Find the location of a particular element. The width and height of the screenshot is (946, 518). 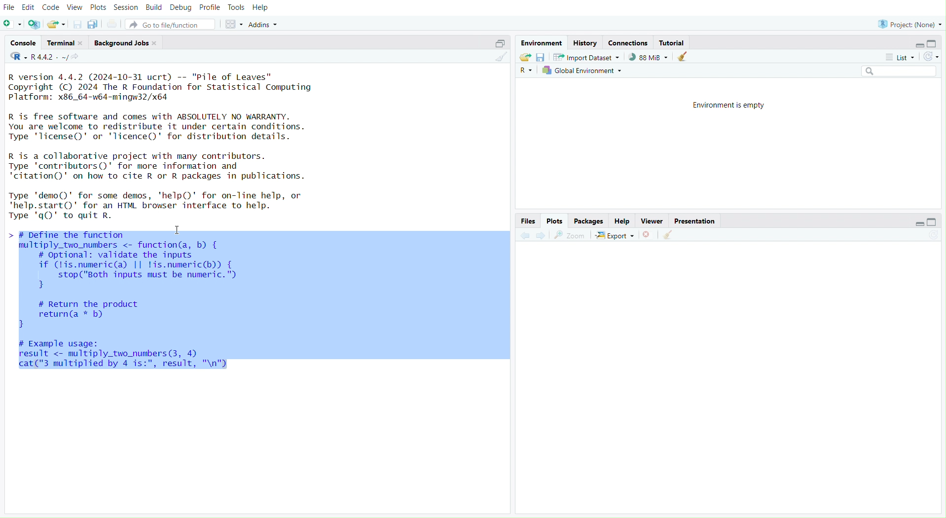

Plots is located at coordinates (97, 7).